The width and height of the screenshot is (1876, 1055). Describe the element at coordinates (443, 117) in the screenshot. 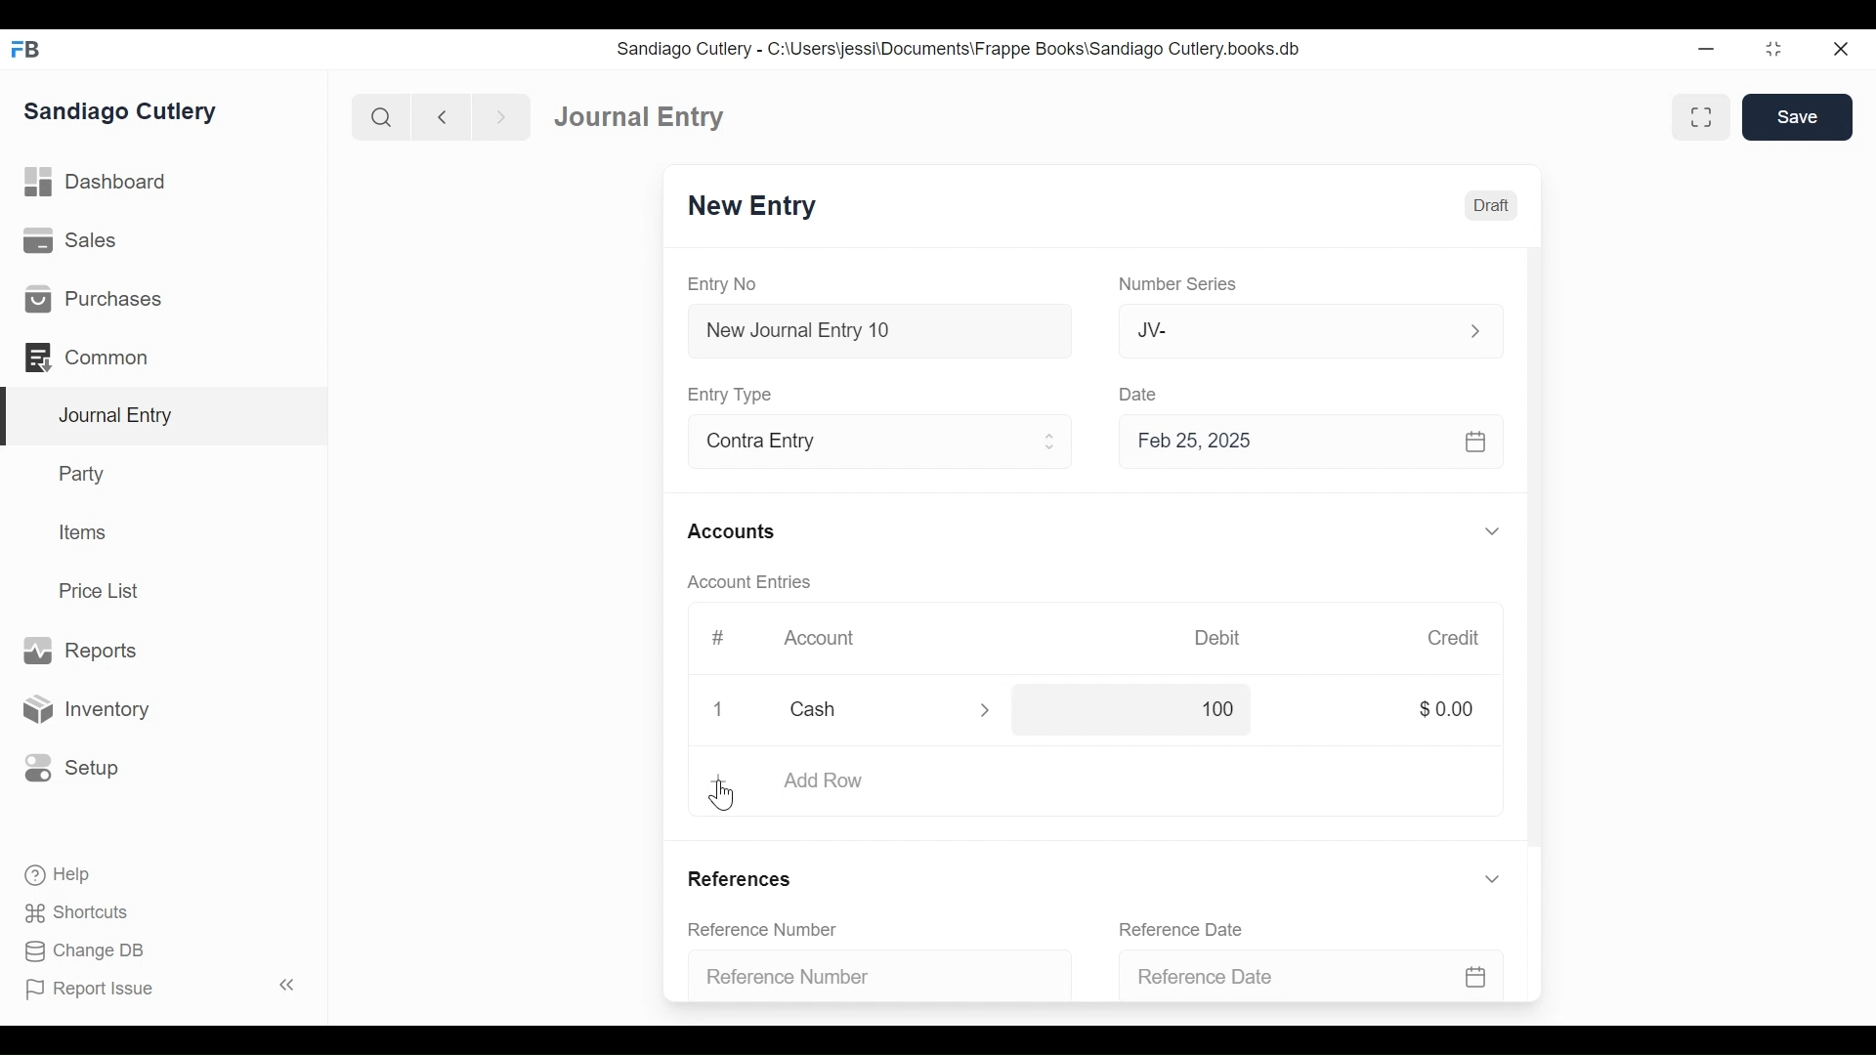

I see `Navigate Back` at that location.